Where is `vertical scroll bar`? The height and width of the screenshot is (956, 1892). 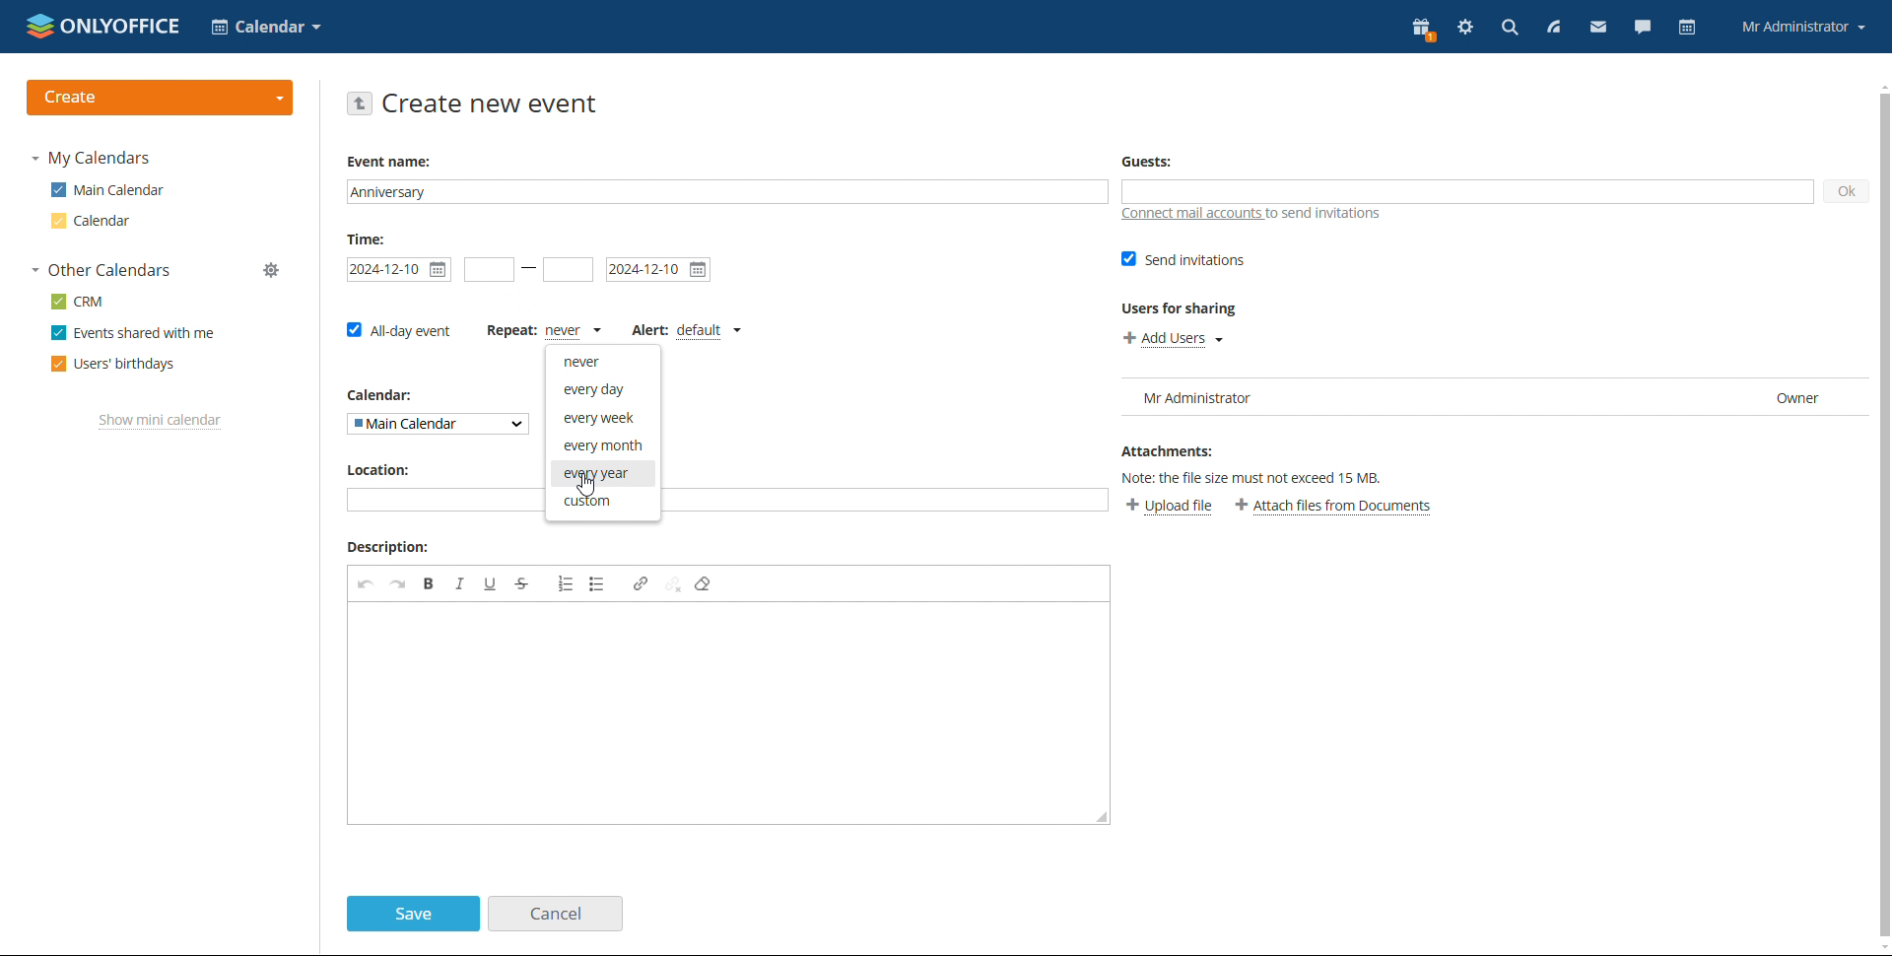
vertical scroll bar is located at coordinates (1880, 520).